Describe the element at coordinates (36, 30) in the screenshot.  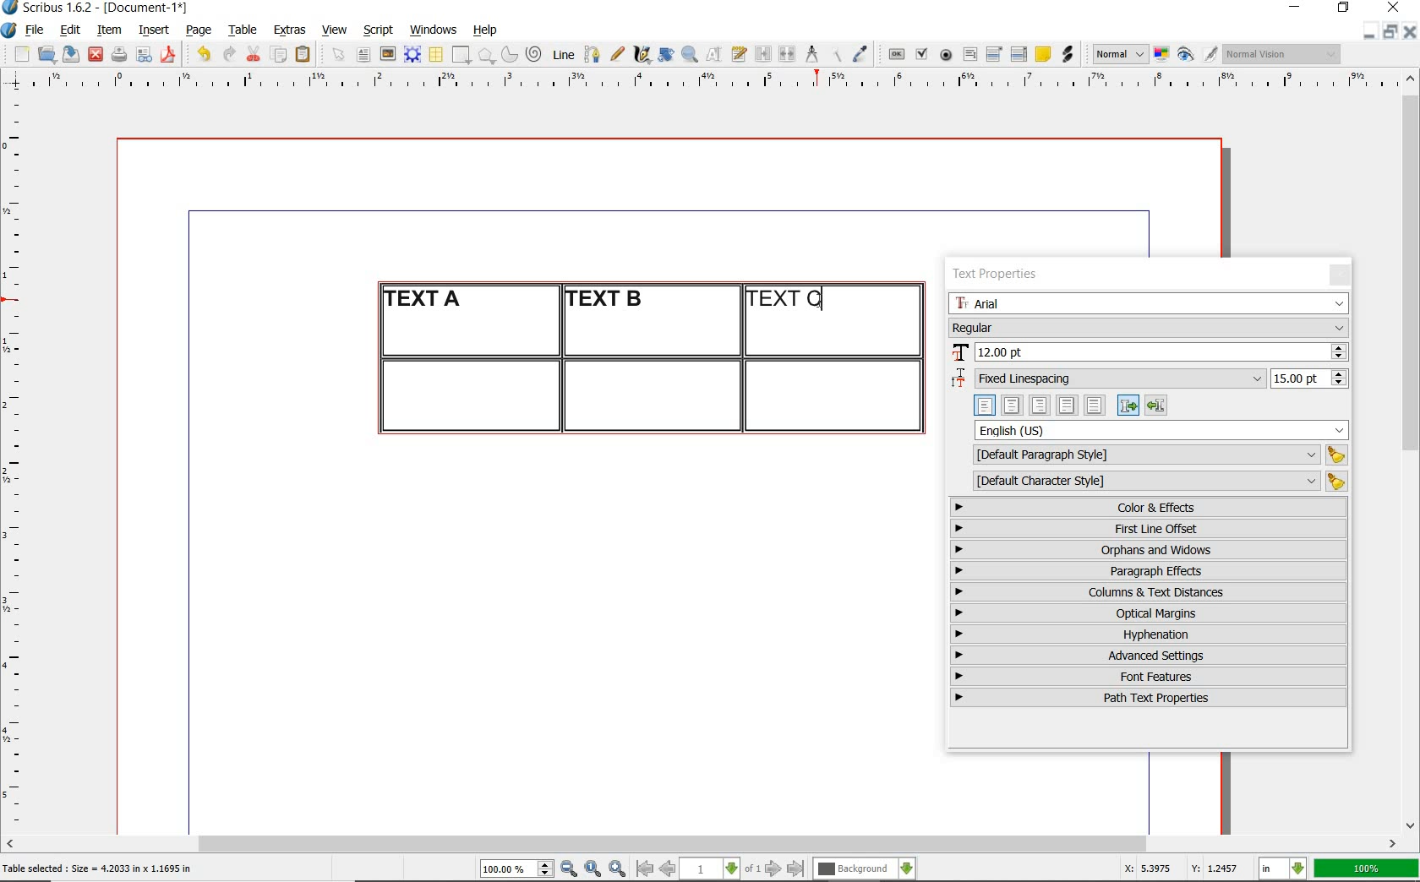
I see `file` at that location.